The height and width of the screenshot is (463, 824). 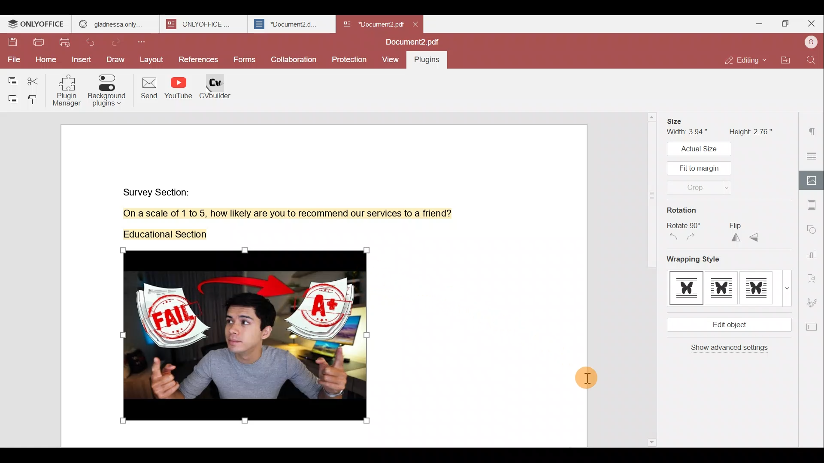 I want to click on Text Art settings, so click(x=813, y=276).